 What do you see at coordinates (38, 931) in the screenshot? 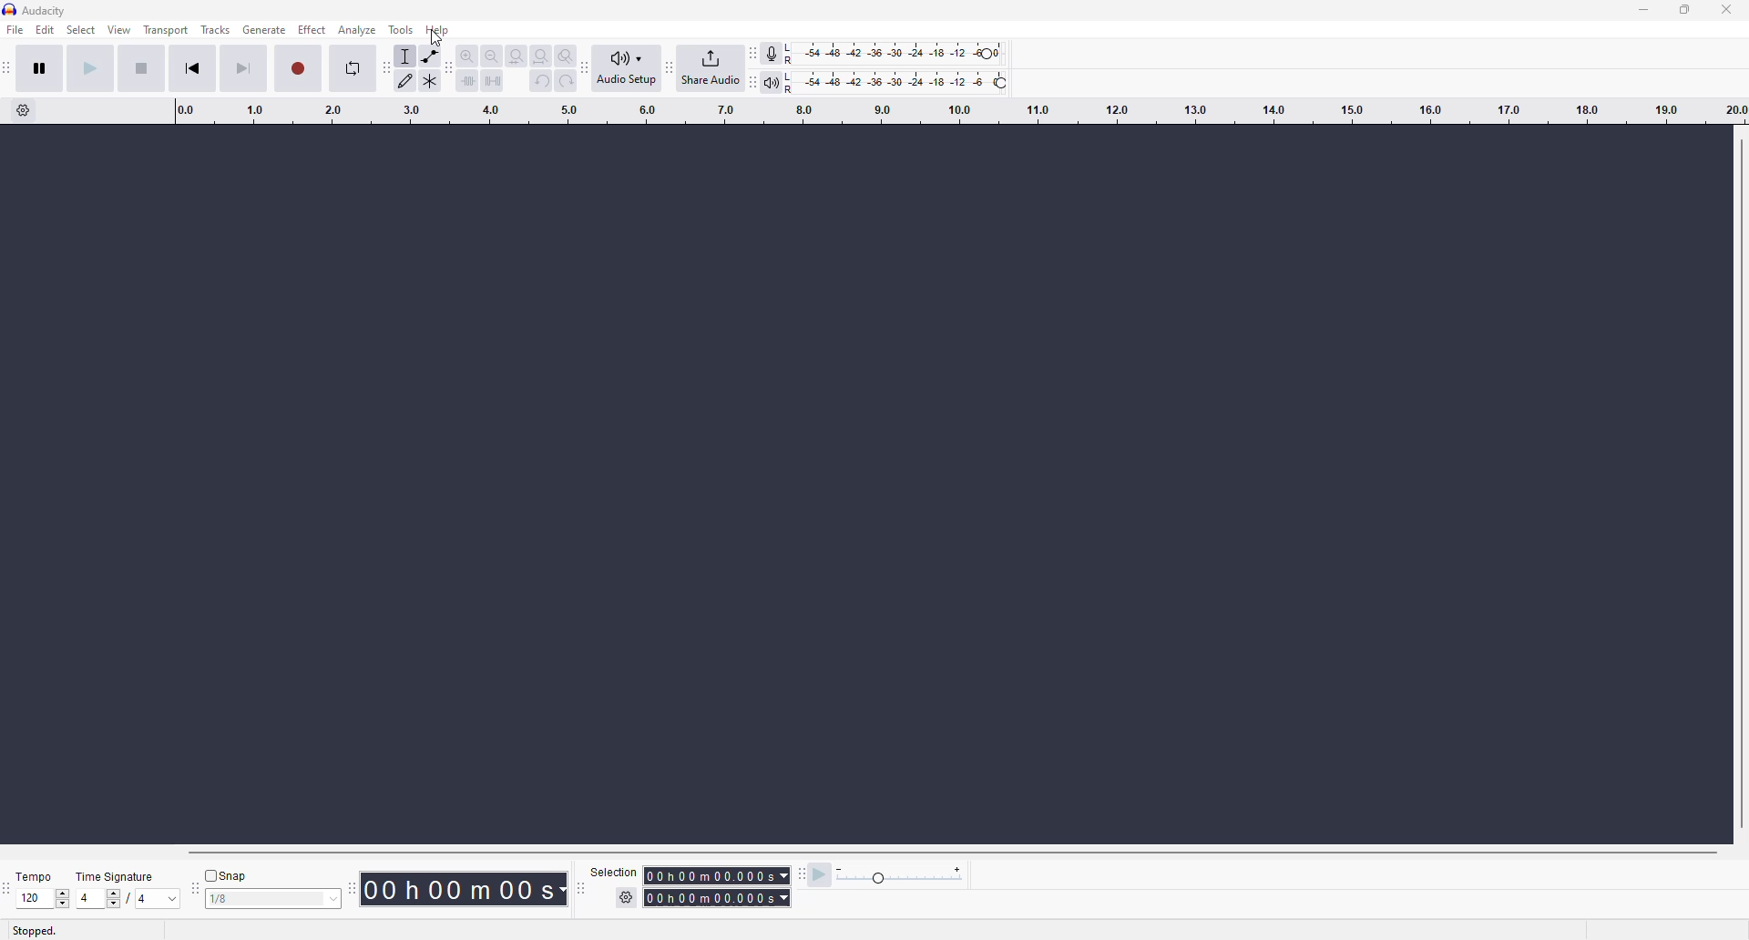
I see `stopped` at bounding box center [38, 931].